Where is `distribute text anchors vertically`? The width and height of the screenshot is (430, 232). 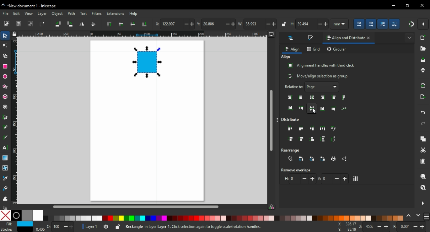
distribute text anchors vertically is located at coordinates (335, 139).